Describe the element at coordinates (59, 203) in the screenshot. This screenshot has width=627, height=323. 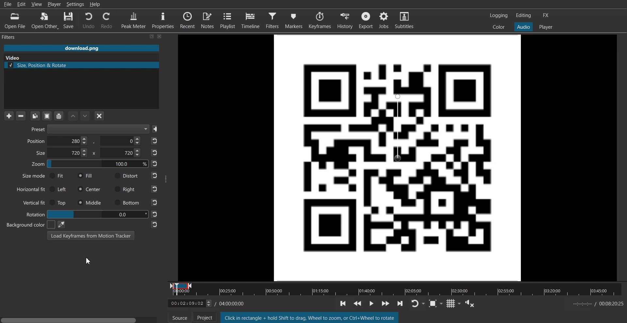
I see `Top` at that location.